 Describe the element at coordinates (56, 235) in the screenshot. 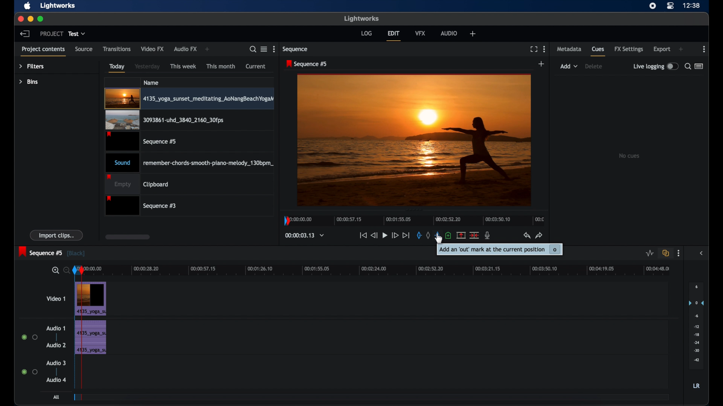

I see `import clips` at that location.